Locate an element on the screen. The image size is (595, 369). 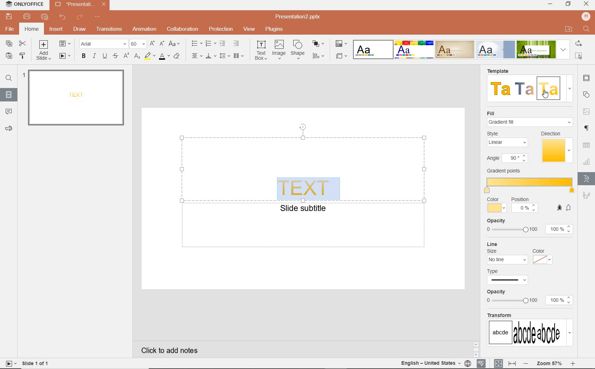
ARRANGE SHAPE is located at coordinates (319, 44).